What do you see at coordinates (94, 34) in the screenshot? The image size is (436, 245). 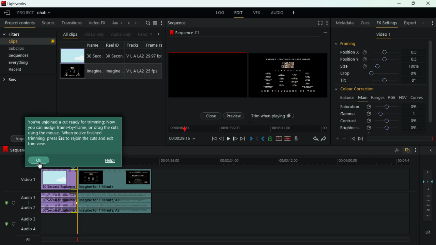 I see `video only` at bounding box center [94, 34].